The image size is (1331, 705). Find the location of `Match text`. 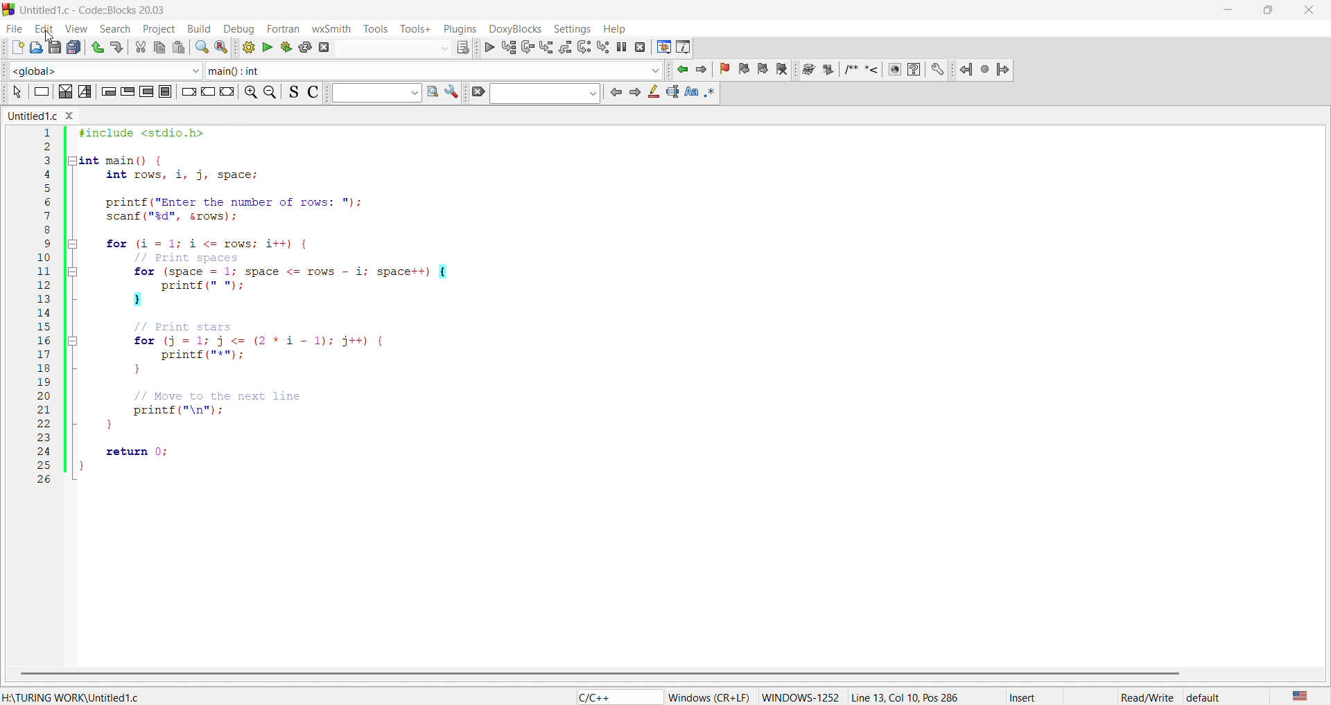

Match text is located at coordinates (691, 93).